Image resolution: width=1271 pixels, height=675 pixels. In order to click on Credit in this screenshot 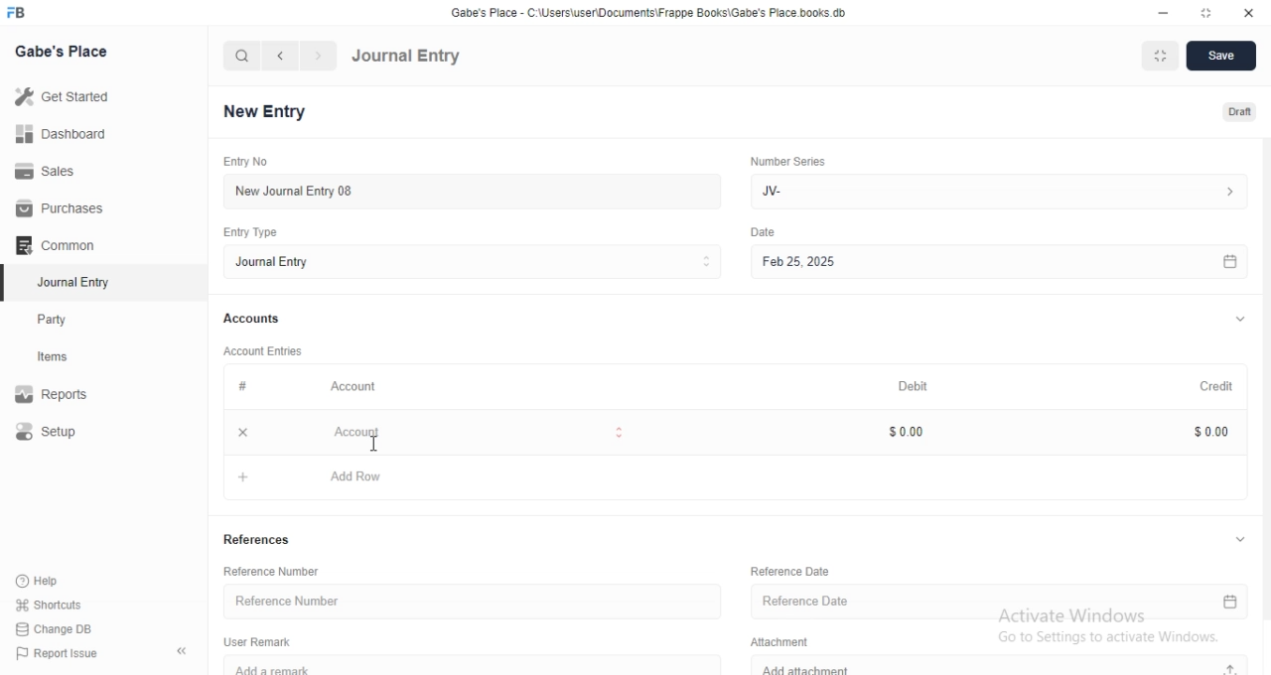, I will do `click(1207, 386)`.